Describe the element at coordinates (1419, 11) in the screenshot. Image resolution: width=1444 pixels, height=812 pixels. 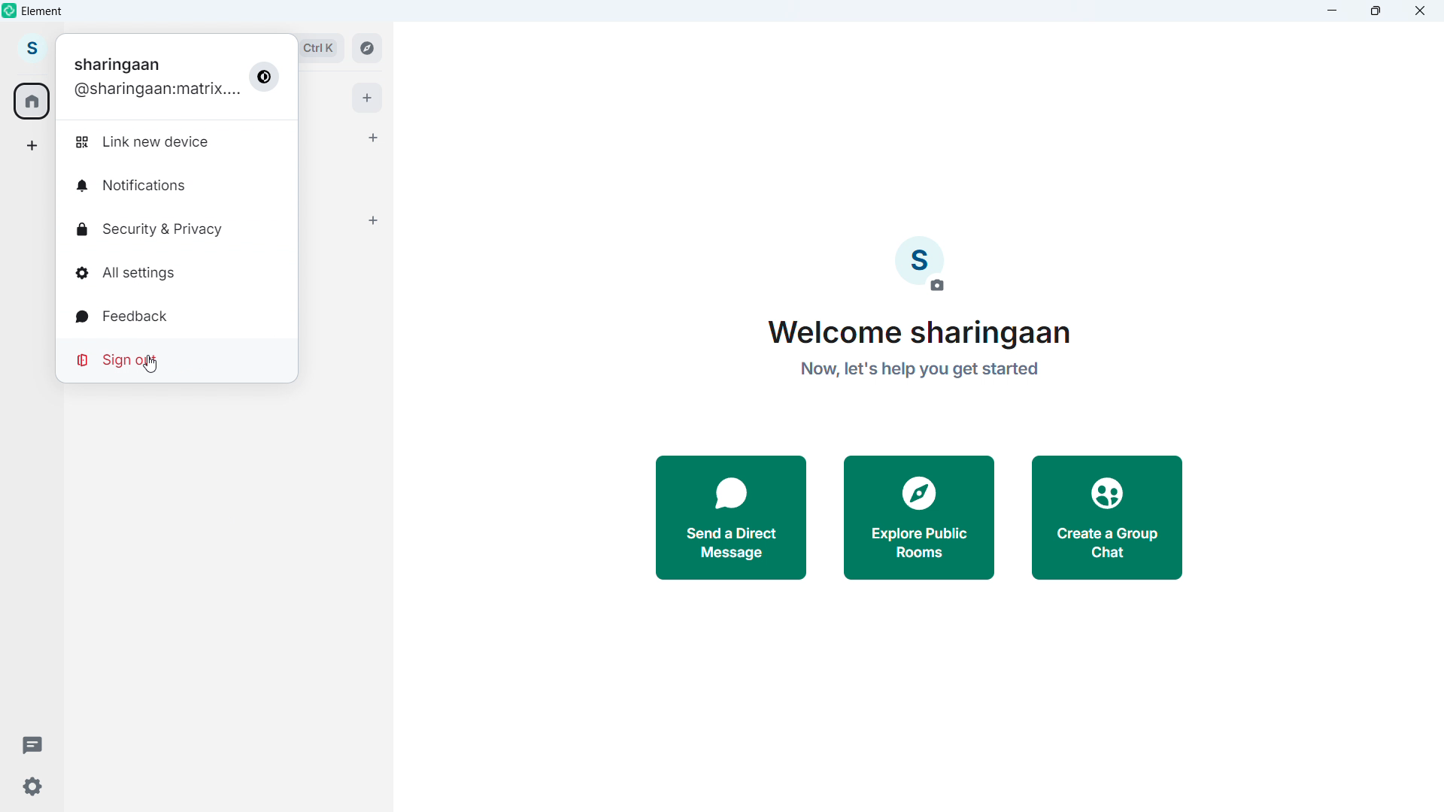
I see `close ` at that location.